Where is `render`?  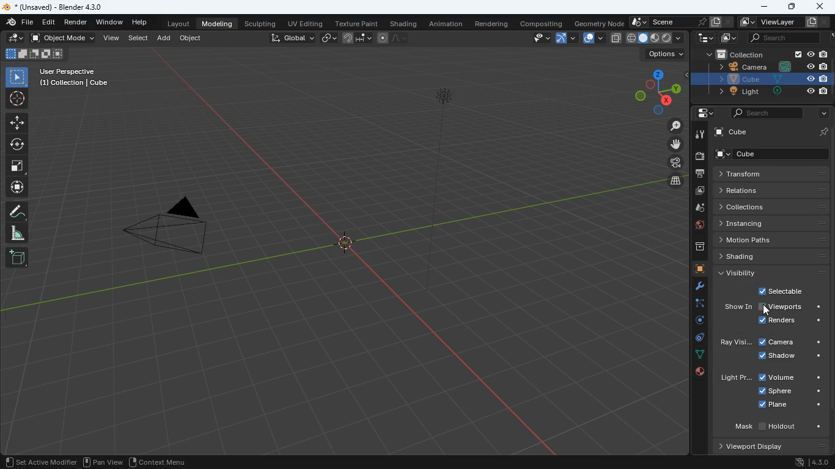
render is located at coordinates (76, 22).